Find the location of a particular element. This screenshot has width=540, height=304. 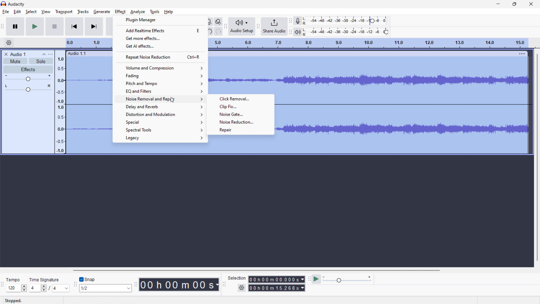

skip to end is located at coordinates (94, 26).